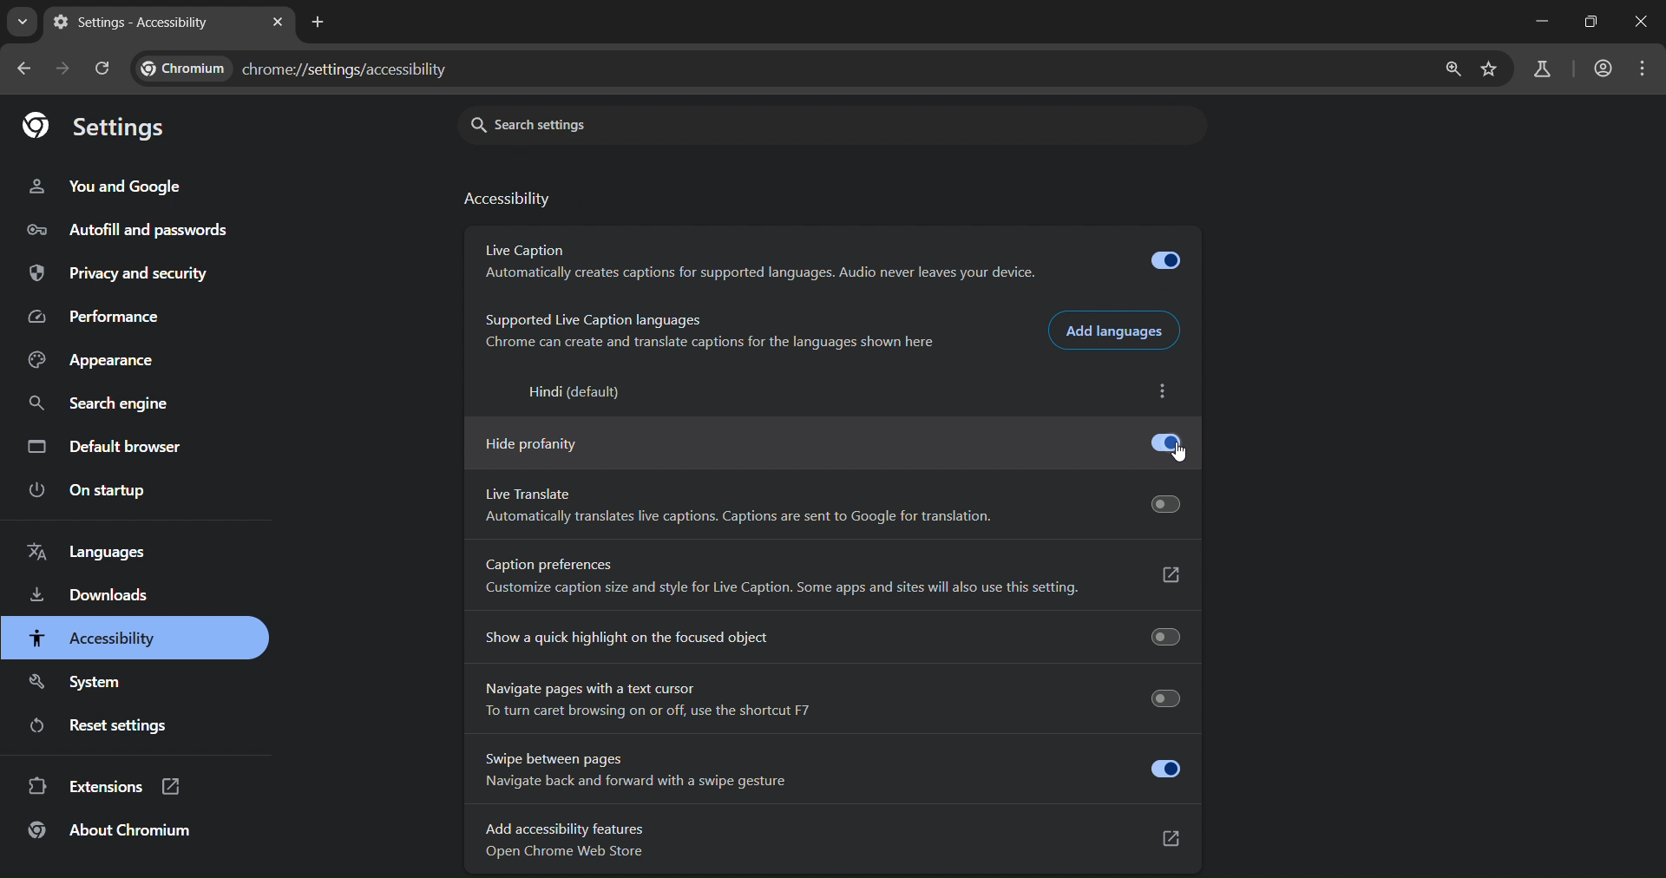  What do you see at coordinates (108, 828) in the screenshot?
I see `about chromium` at bounding box center [108, 828].